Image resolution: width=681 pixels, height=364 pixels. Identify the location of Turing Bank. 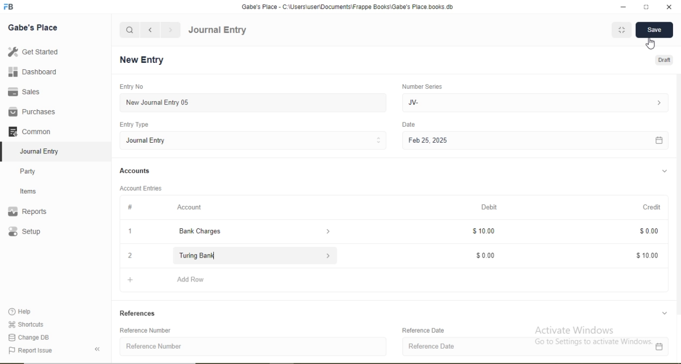
(250, 256).